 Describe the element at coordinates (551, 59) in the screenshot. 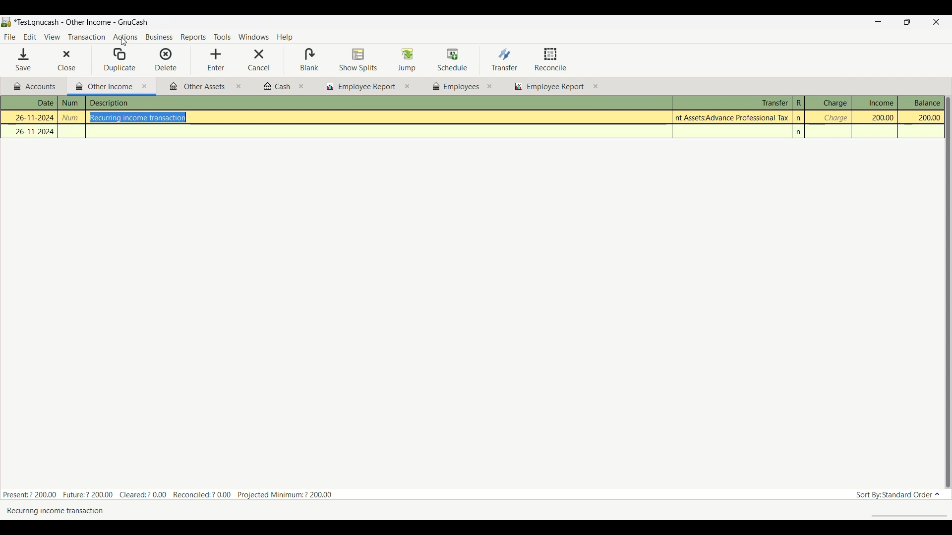

I see `Reconcile` at that location.